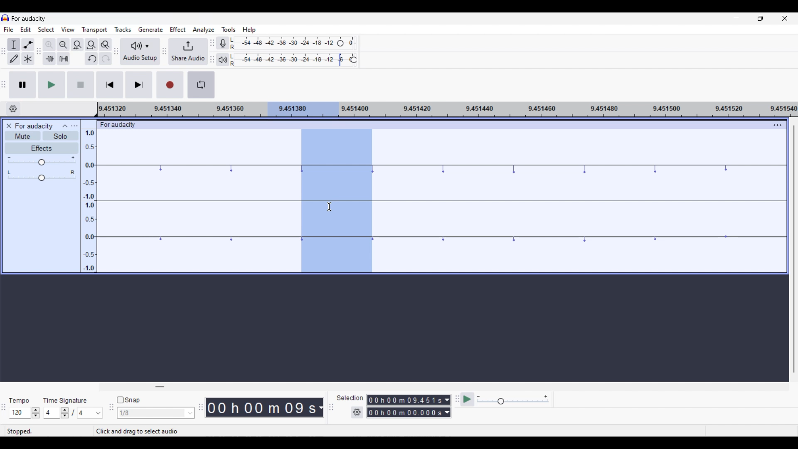 The width and height of the screenshot is (798, 449). What do you see at coordinates (34, 126) in the screenshot?
I see `Current project` at bounding box center [34, 126].